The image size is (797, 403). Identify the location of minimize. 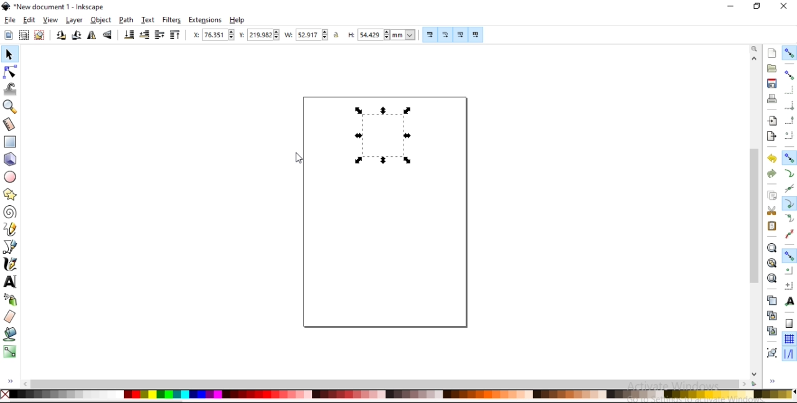
(729, 6).